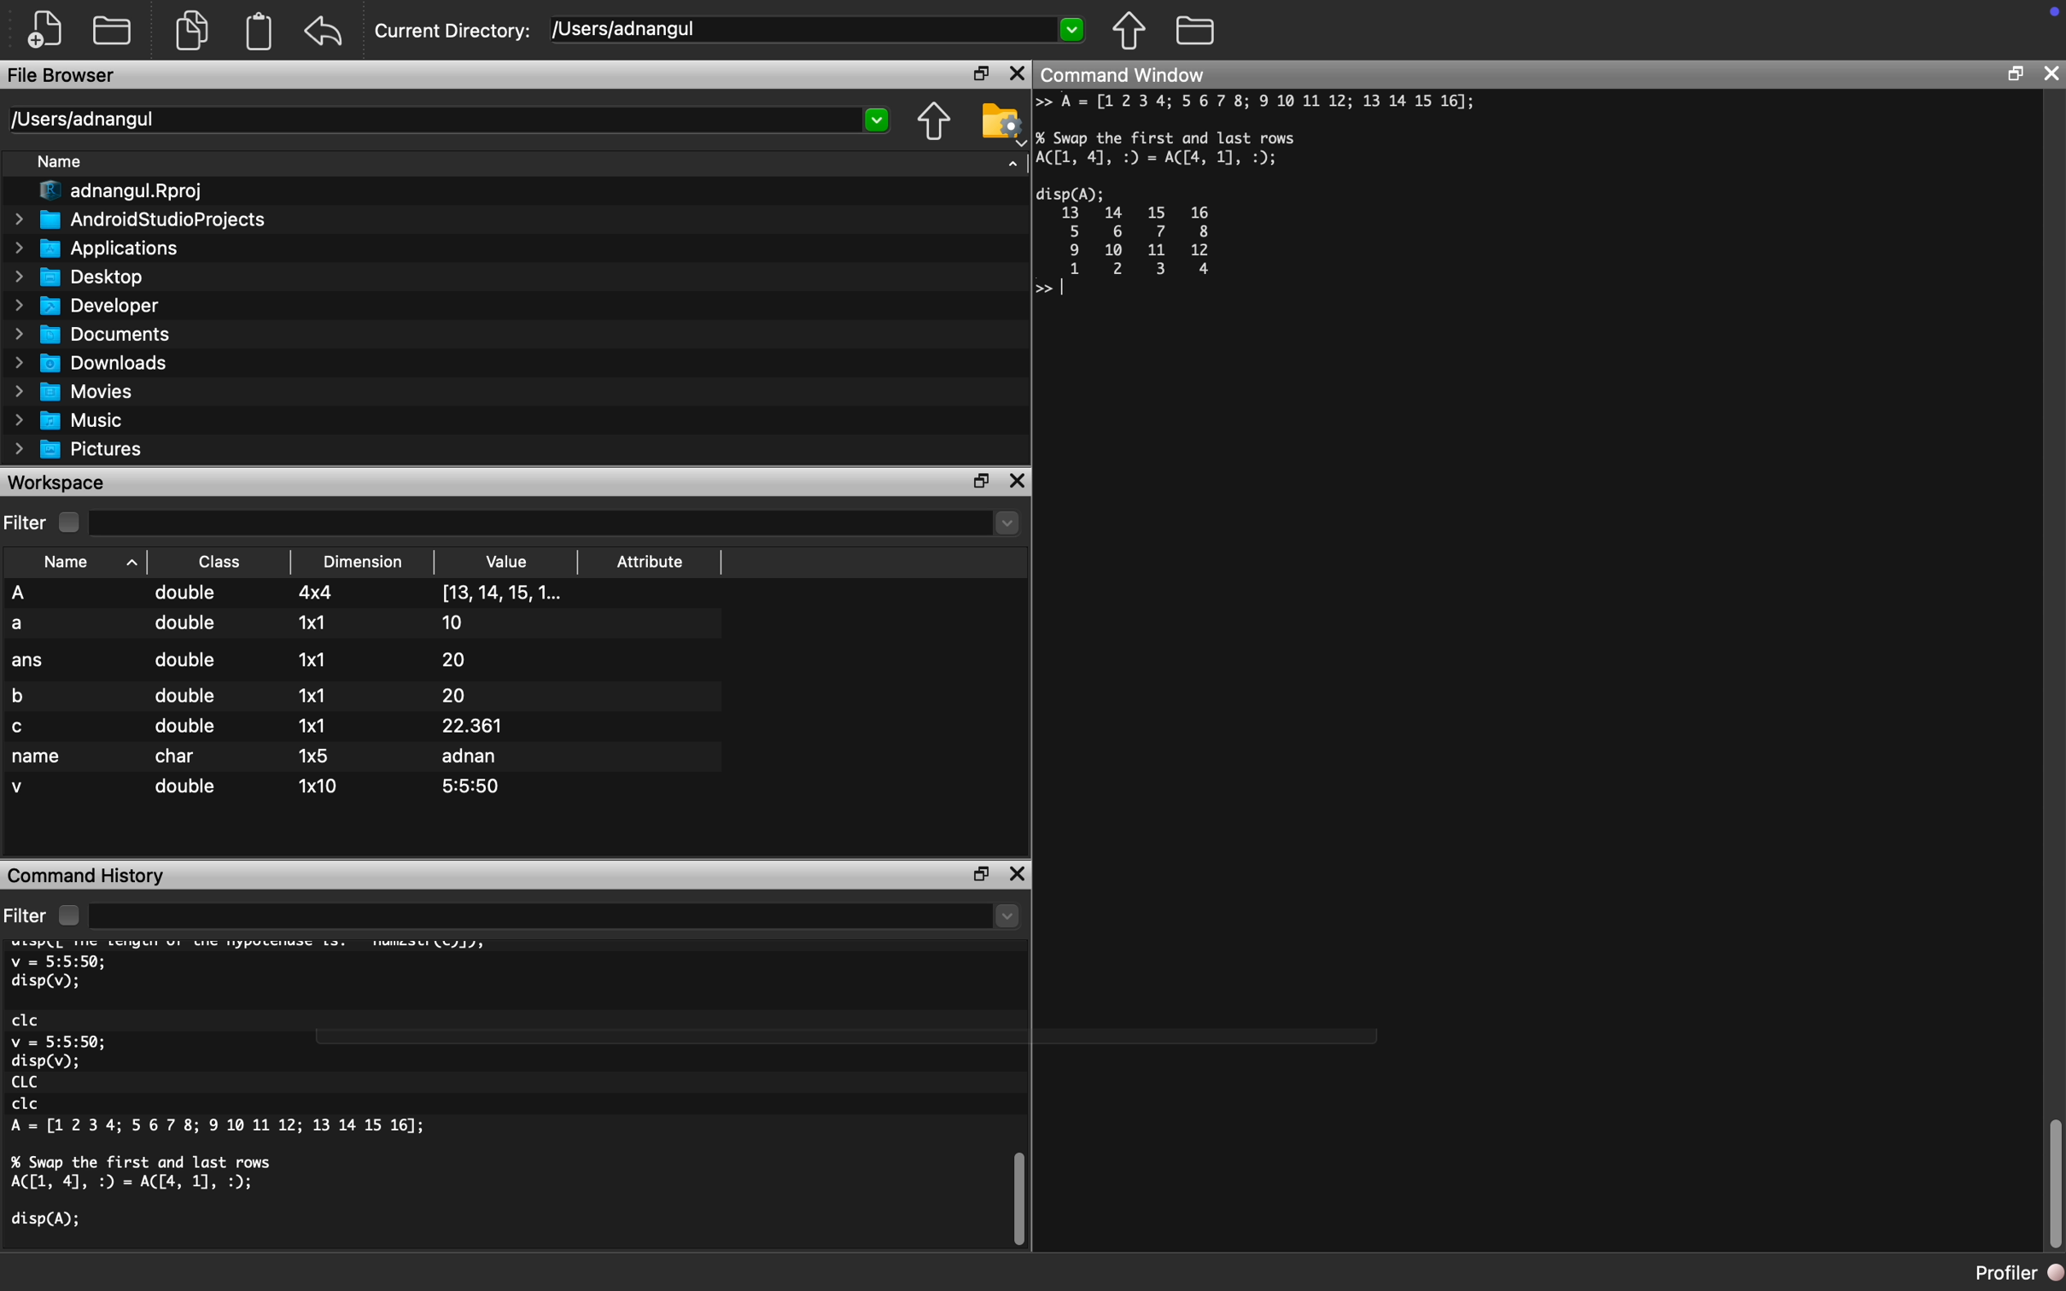 This screenshot has height=1291, width=2066. I want to click on Workspace, so click(66, 482).